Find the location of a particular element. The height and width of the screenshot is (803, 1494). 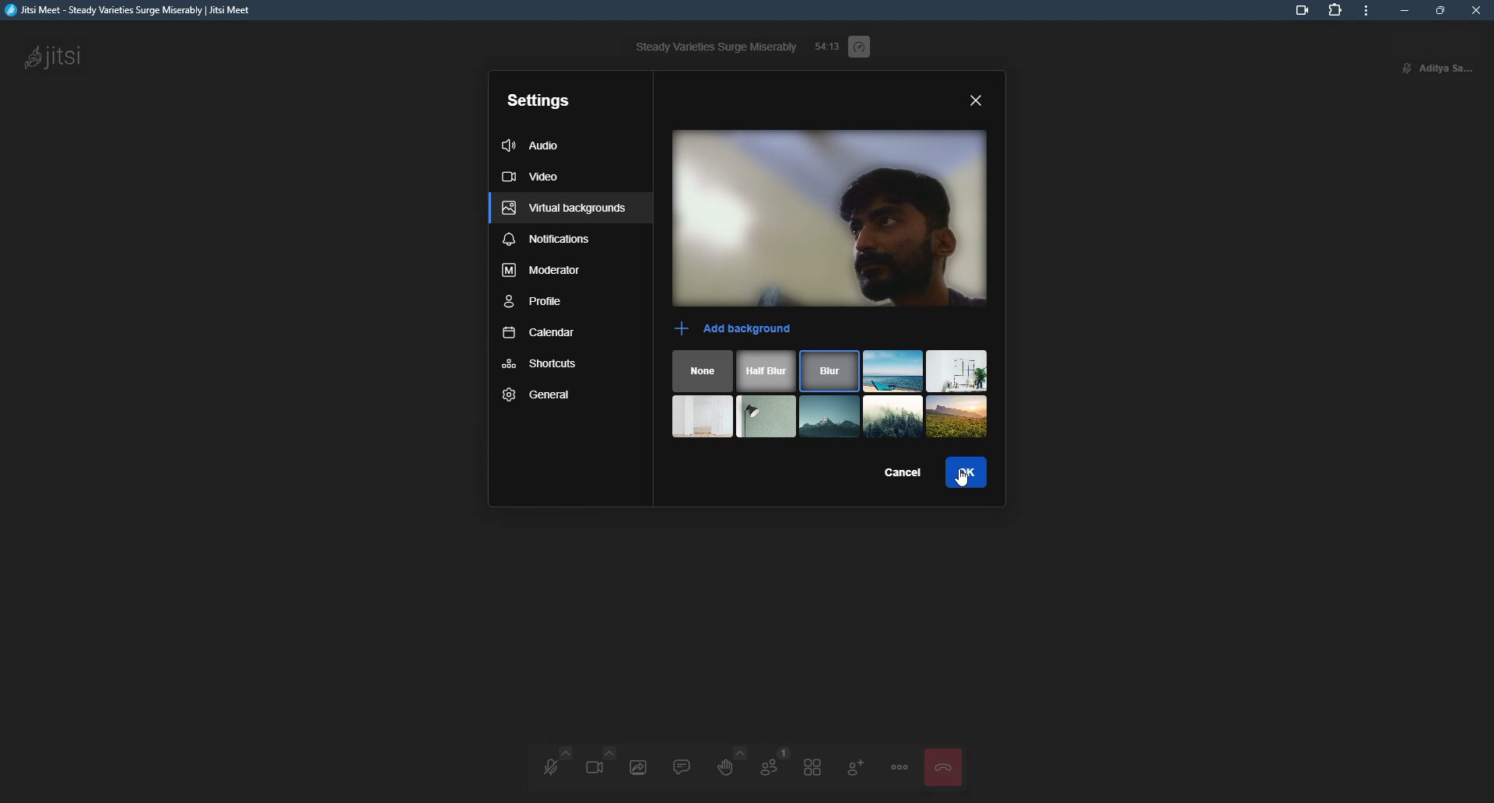

open chat is located at coordinates (682, 766).